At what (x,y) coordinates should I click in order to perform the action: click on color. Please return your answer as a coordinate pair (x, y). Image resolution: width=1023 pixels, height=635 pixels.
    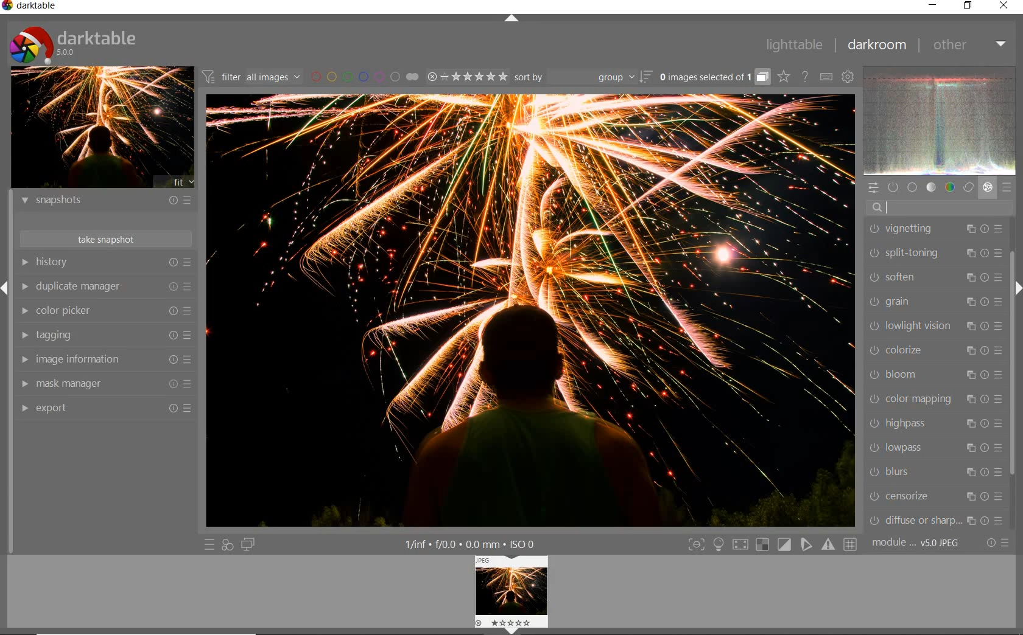
    Looking at the image, I should click on (951, 187).